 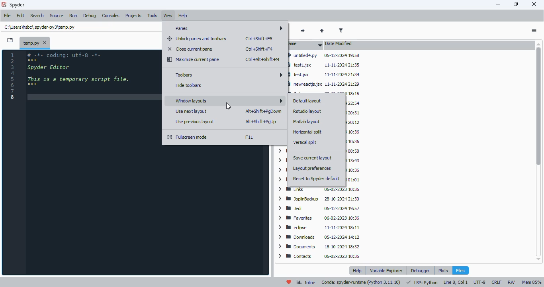 I want to click on editor, so click(x=92, y=163).